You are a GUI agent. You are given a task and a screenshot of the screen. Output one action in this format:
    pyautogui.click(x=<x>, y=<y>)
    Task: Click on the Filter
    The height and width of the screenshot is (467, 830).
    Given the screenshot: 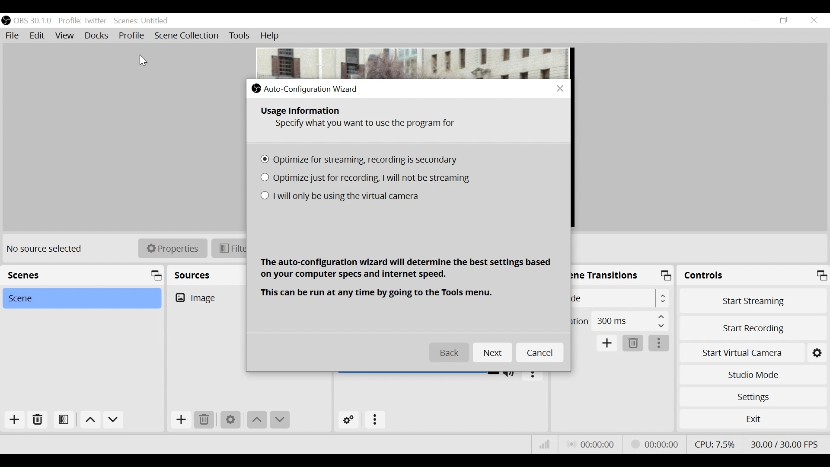 What is the action you would take?
    pyautogui.click(x=230, y=248)
    